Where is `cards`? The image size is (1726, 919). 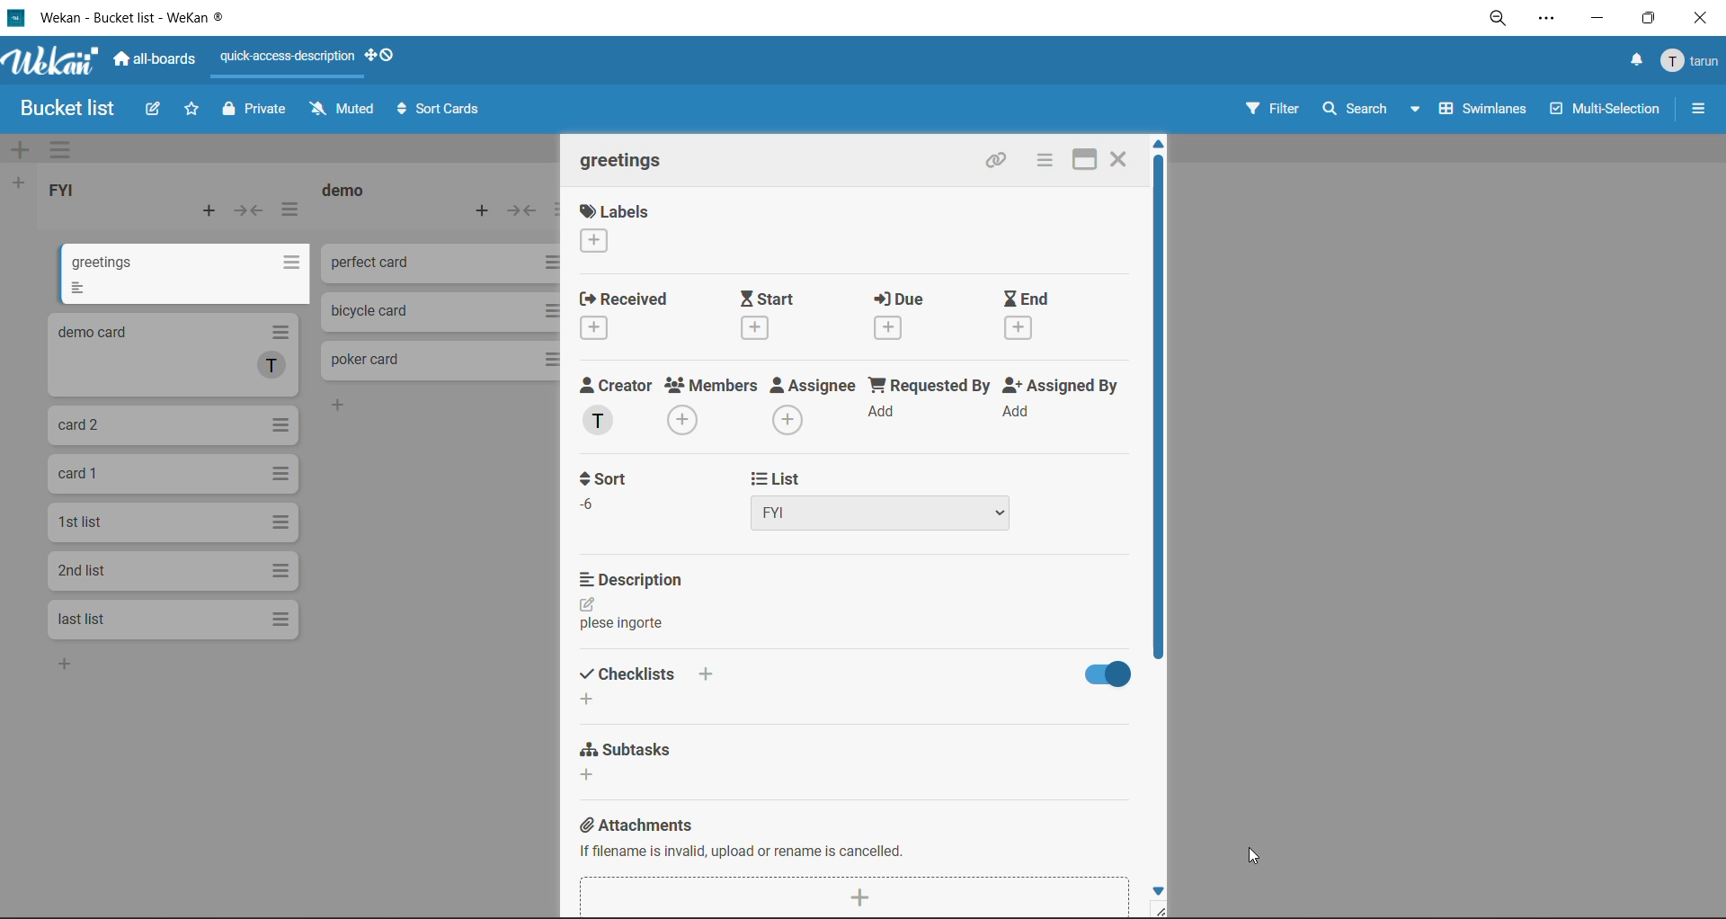 cards is located at coordinates (171, 618).